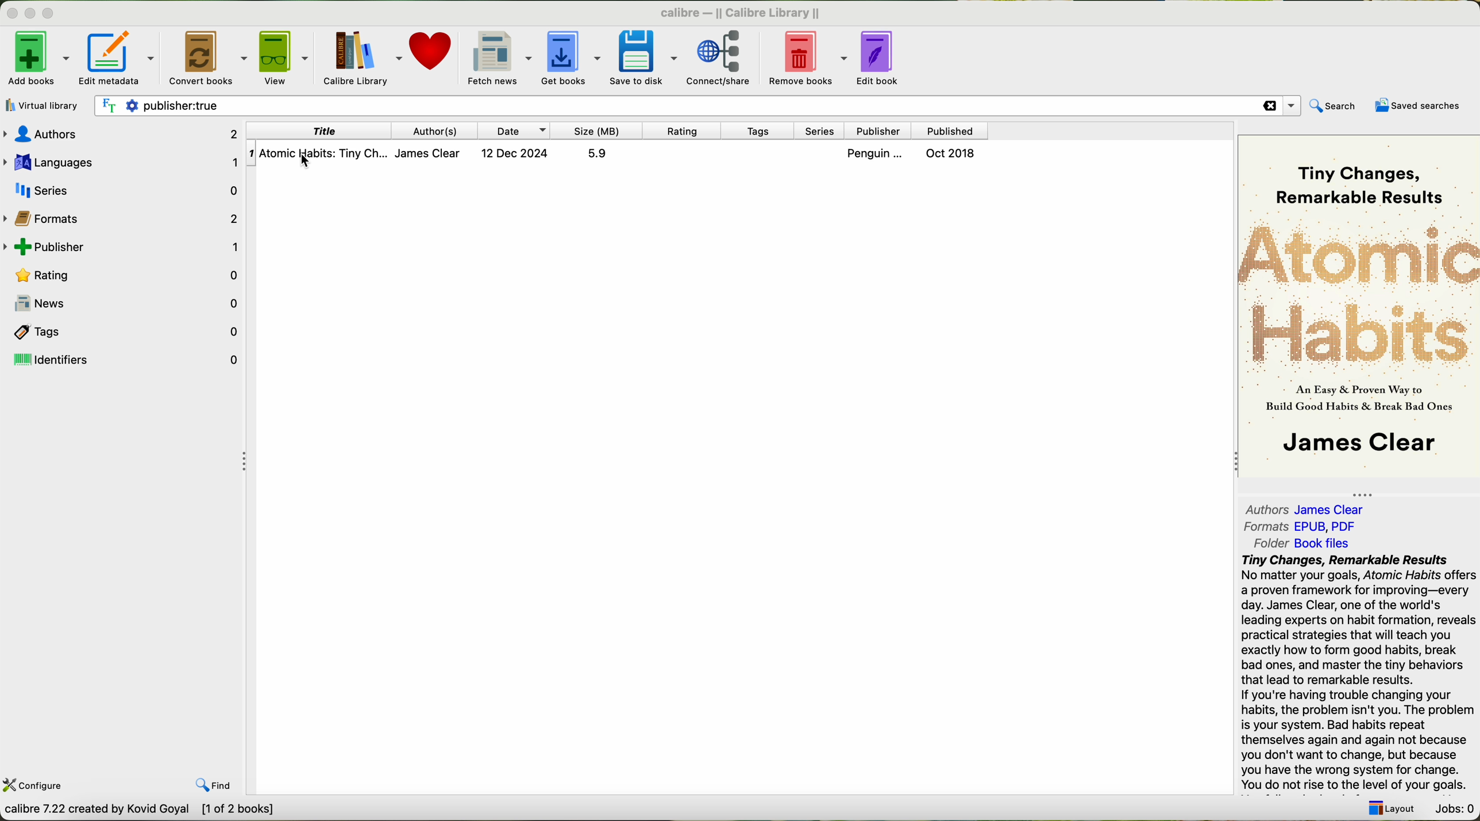 Image resolution: width=1480 pixels, height=821 pixels. Describe the element at coordinates (514, 132) in the screenshot. I see `date` at that location.